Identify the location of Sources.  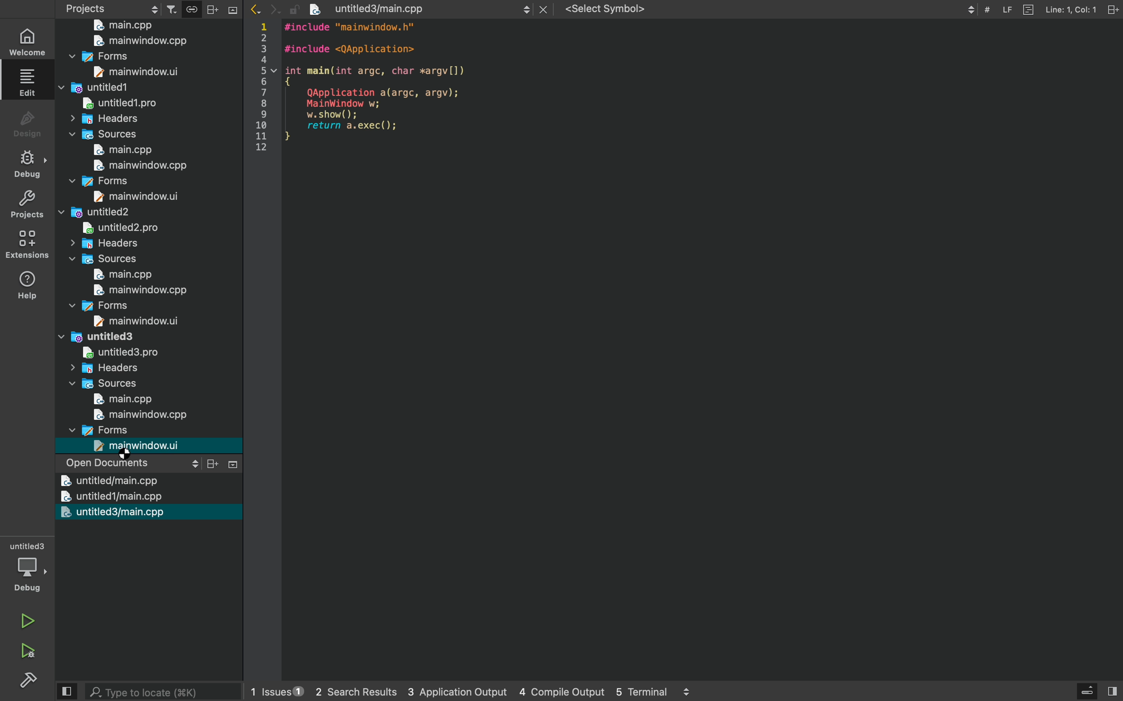
(120, 400).